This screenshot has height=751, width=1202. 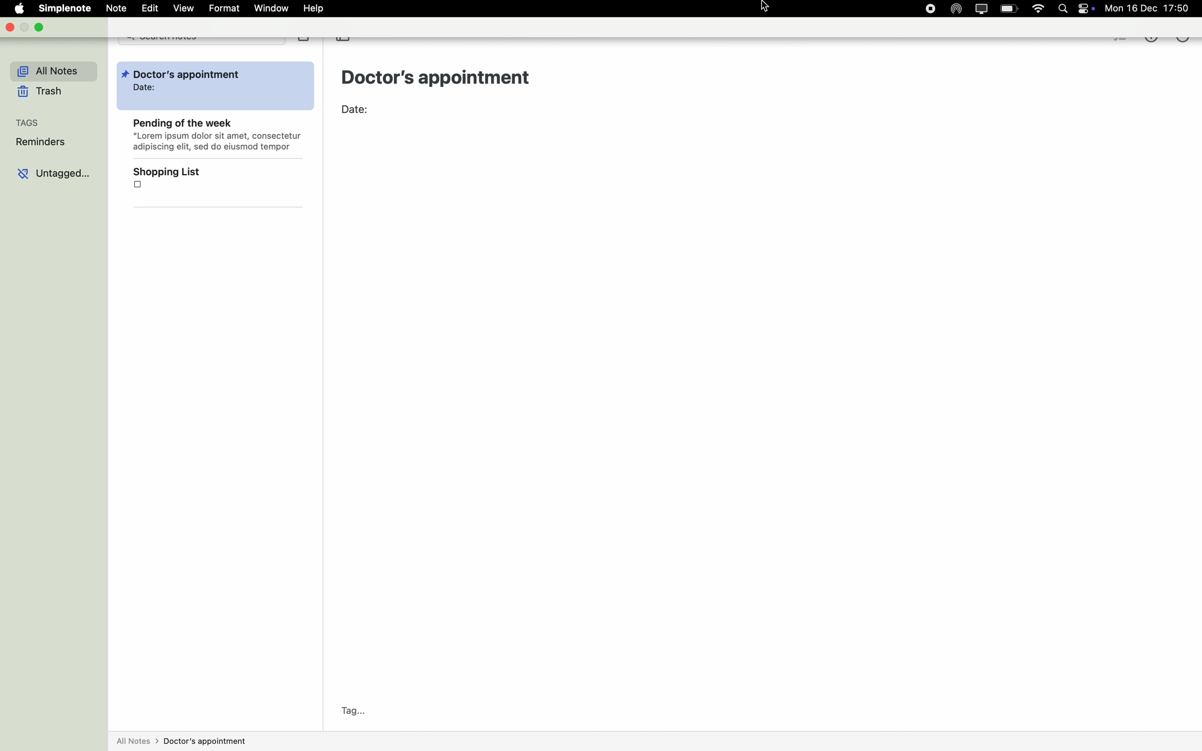 I want to click on help, so click(x=315, y=8).